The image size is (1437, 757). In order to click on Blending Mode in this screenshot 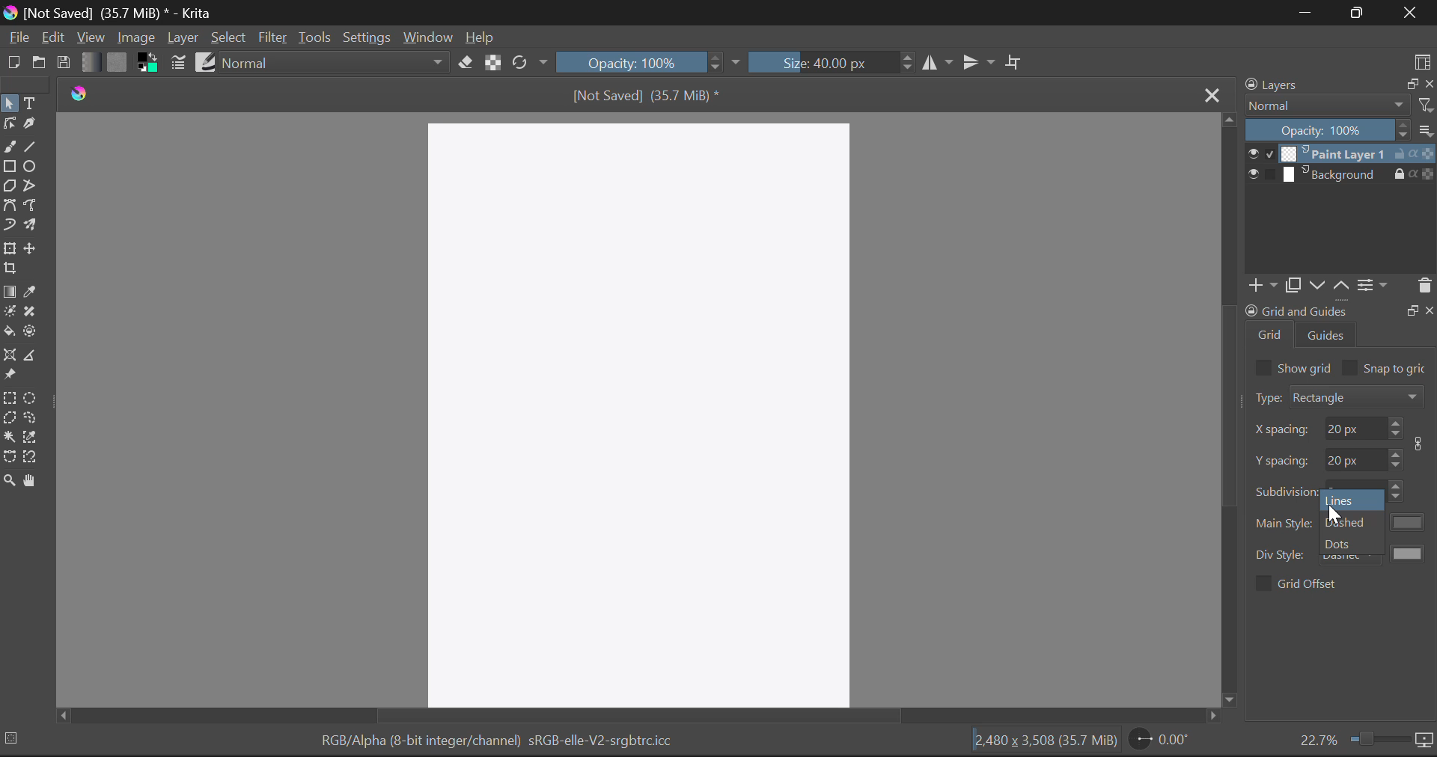, I will do `click(337, 62)`.